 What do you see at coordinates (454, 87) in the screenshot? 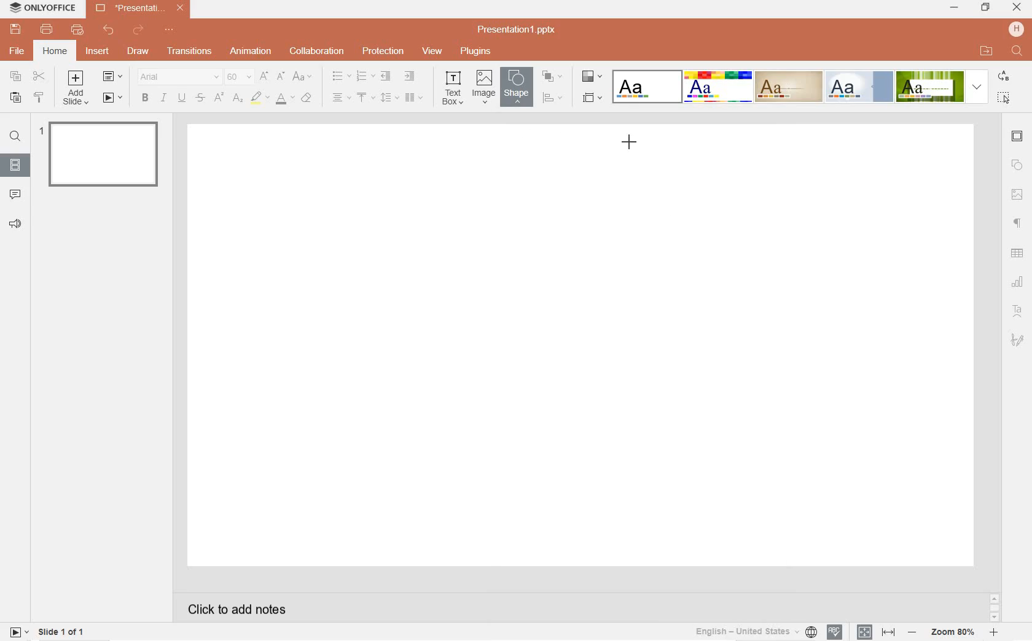
I see `text box` at bounding box center [454, 87].